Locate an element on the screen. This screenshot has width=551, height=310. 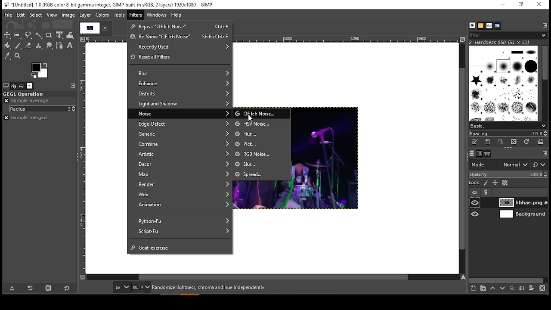
move tool is located at coordinates (7, 35).